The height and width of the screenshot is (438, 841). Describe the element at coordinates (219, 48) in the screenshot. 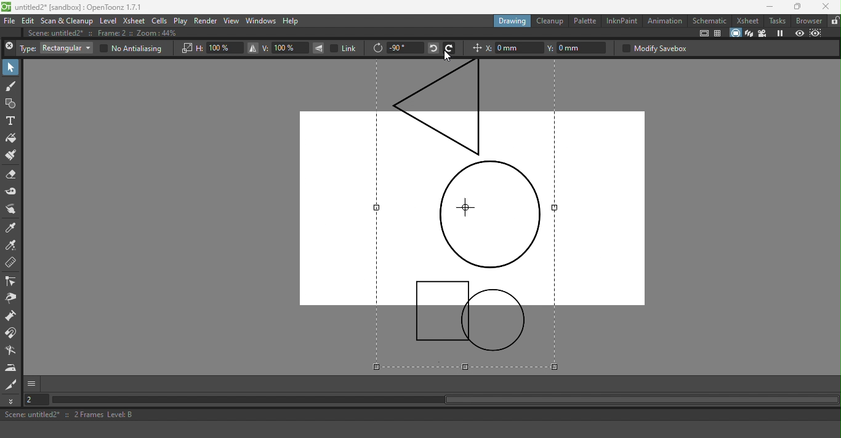

I see `H: 0%` at that location.